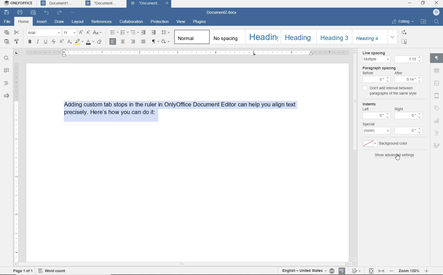 The width and height of the screenshot is (443, 275). I want to click on replace, so click(405, 33).